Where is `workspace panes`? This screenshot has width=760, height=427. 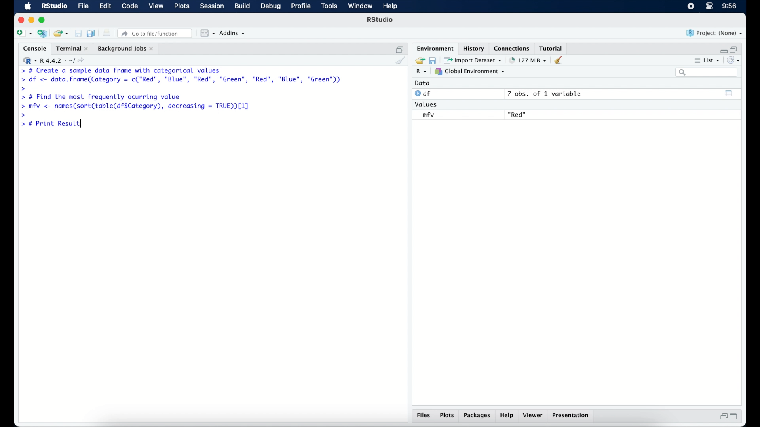 workspace panes is located at coordinates (207, 33).